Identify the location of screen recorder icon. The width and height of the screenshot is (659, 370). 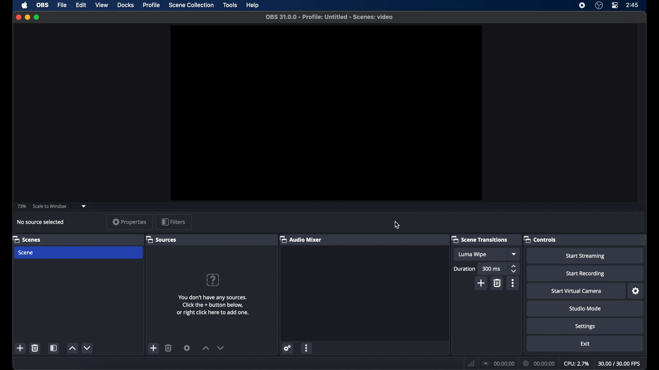
(582, 5).